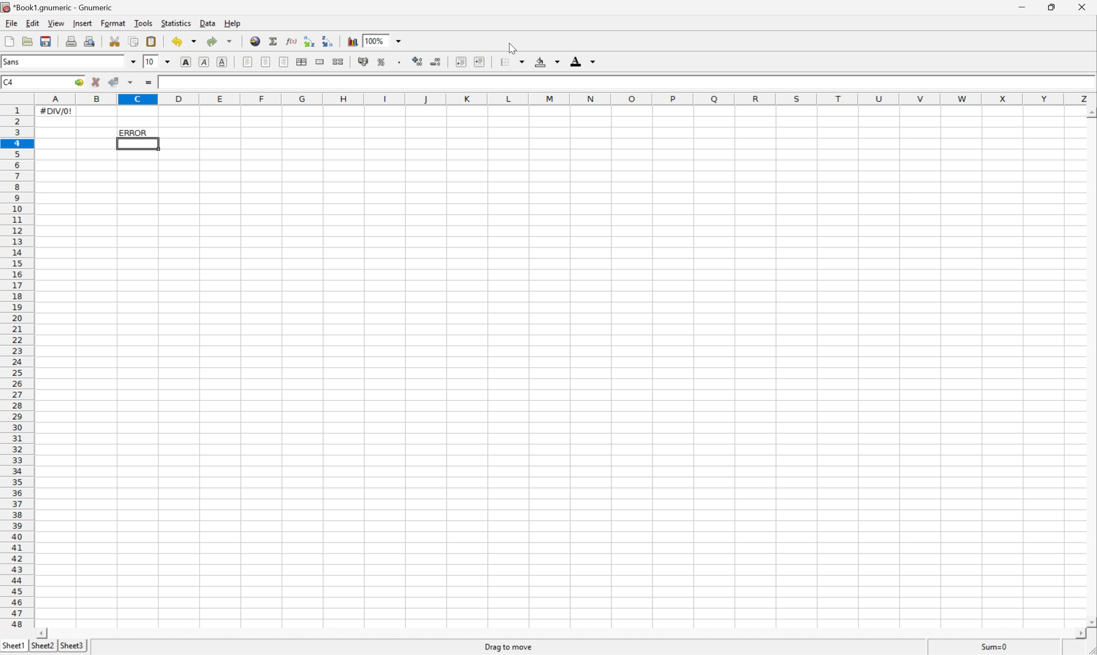 The image size is (1097, 655). Describe the element at coordinates (558, 63) in the screenshot. I see `Drop down` at that location.